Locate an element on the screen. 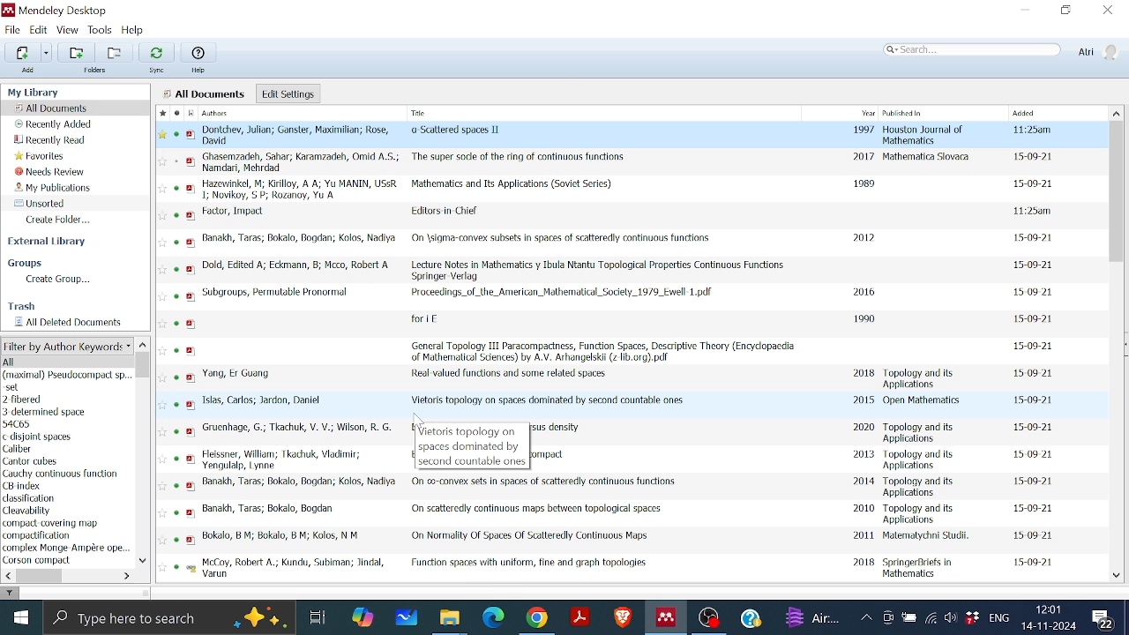  Title is located at coordinates (425, 114).